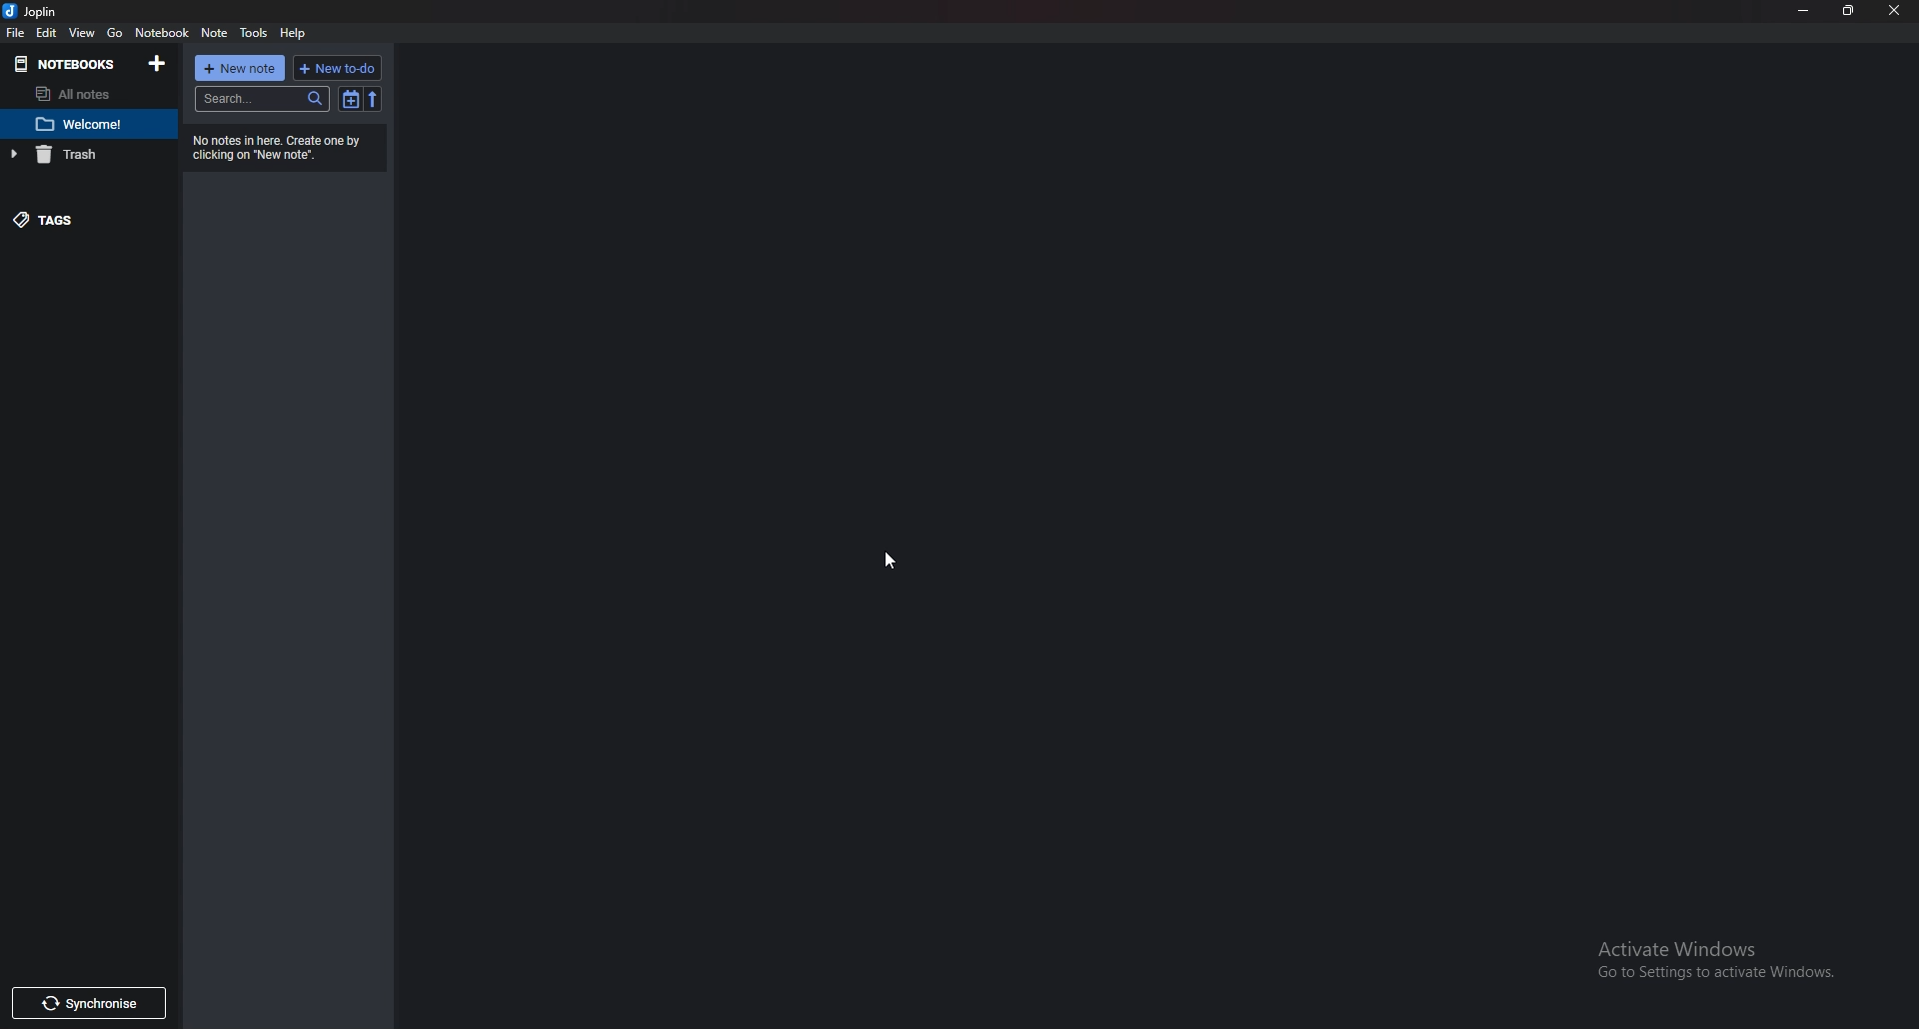 Image resolution: width=1919 pixels, height=1029 pixels. I want to click on trash, so click(74, 154).